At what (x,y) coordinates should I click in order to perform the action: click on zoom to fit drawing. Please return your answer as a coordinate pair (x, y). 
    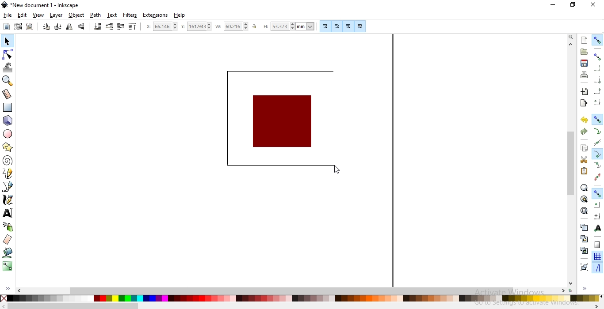
    Looking at the image, I should click on (583, 199).